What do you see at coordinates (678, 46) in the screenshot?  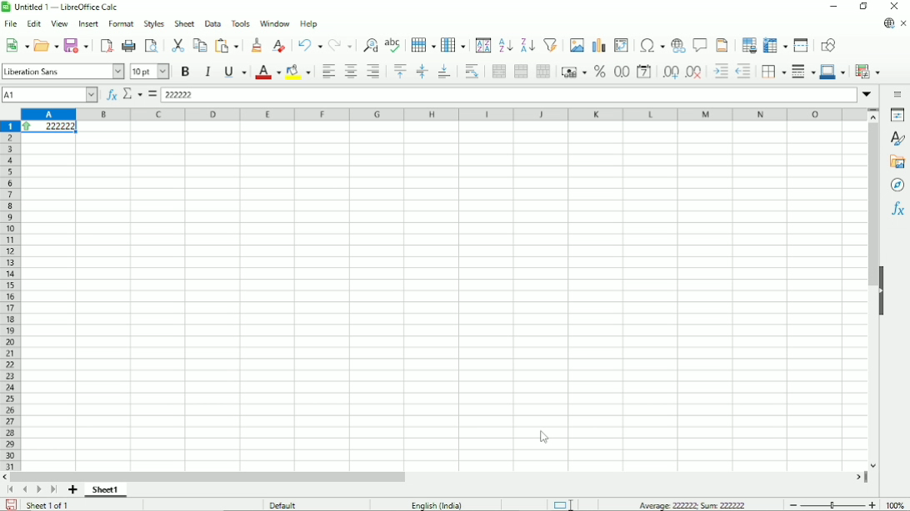 I see `Insert hyperlink` at bounding box center [678, 46].